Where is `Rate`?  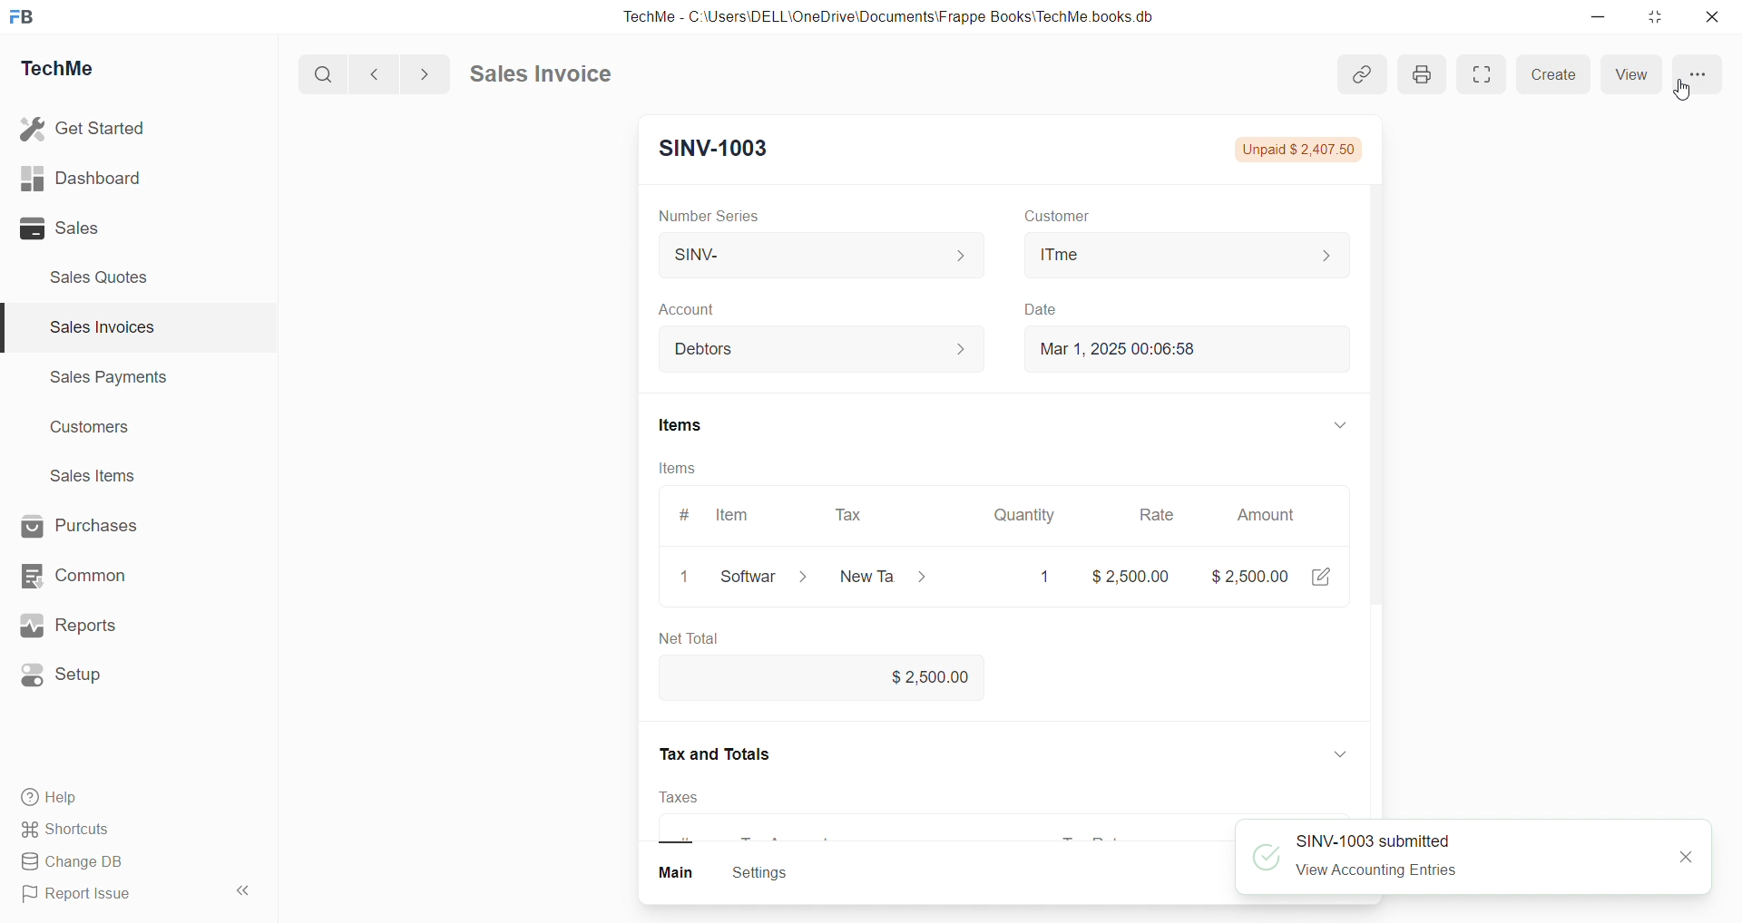
Rate is located at coordinates (1160, 514).